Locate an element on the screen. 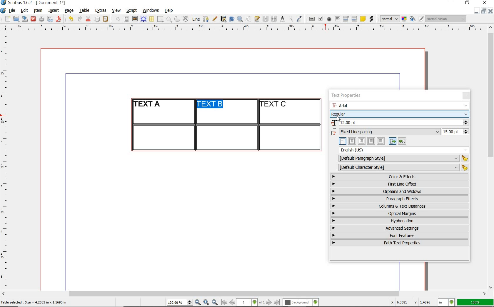 The height and width of the screenshot is (307, 494). zoom in is located at coordinates (215, 303).